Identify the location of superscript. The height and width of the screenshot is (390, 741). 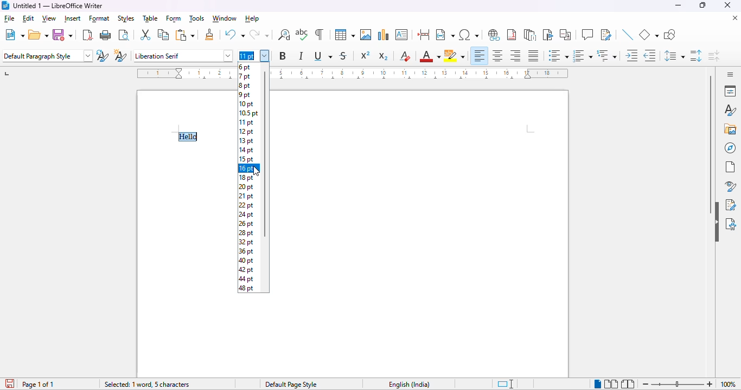
(365, 56).